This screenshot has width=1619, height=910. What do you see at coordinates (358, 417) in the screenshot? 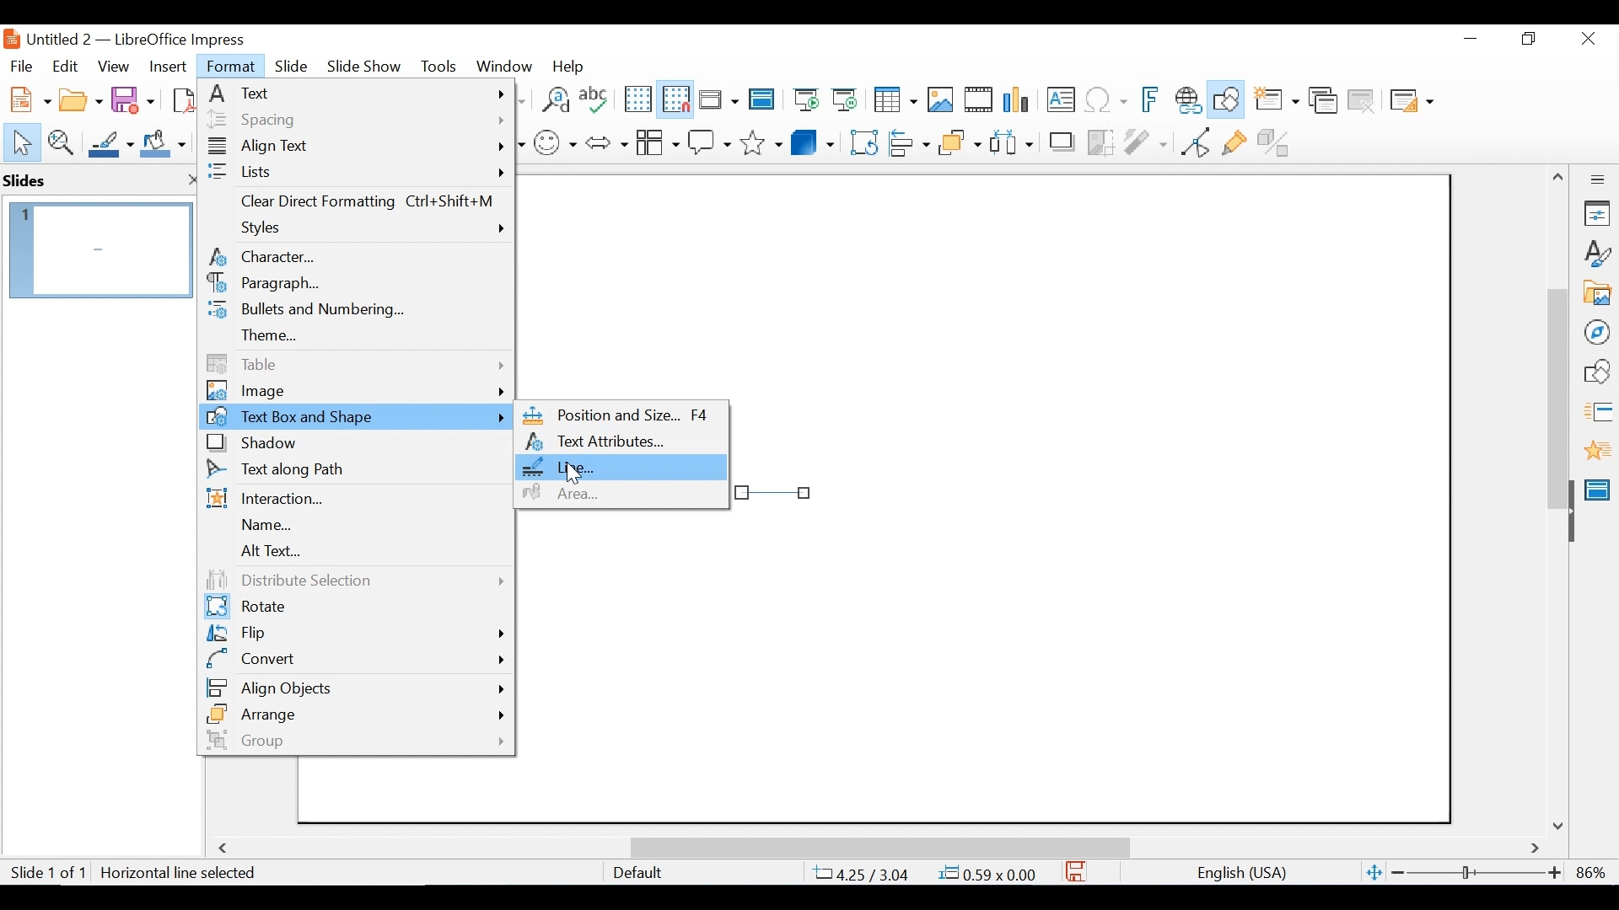
I see `Text Box and Shapes` at bounding box center [358, 417].